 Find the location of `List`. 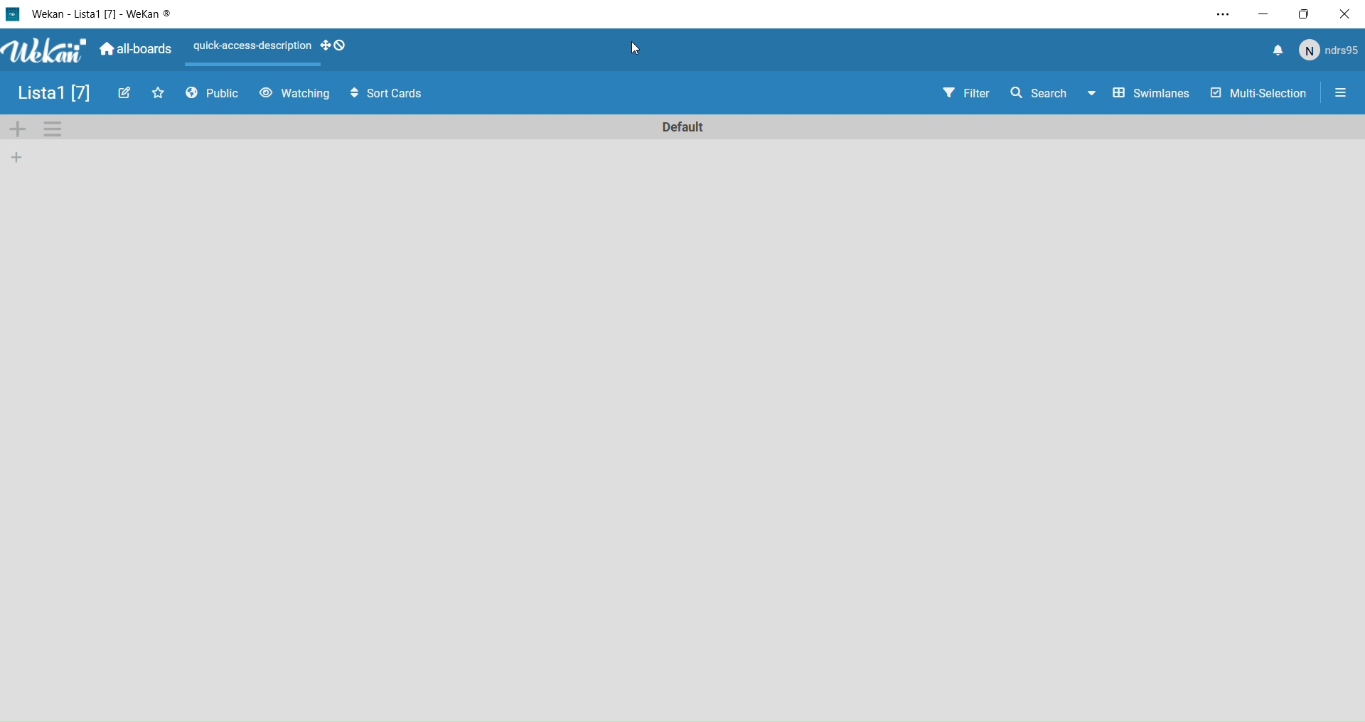

List is located at coordinates (52, 92).